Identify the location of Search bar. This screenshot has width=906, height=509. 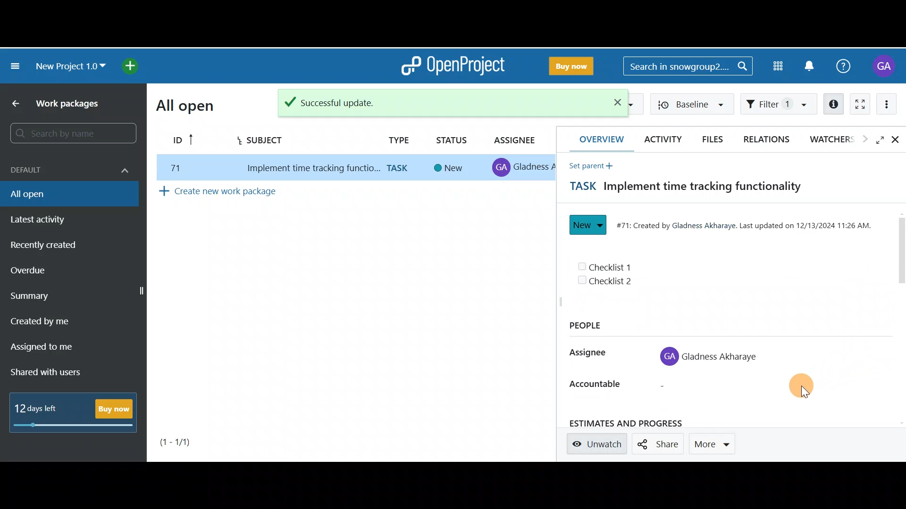
(690, 66).